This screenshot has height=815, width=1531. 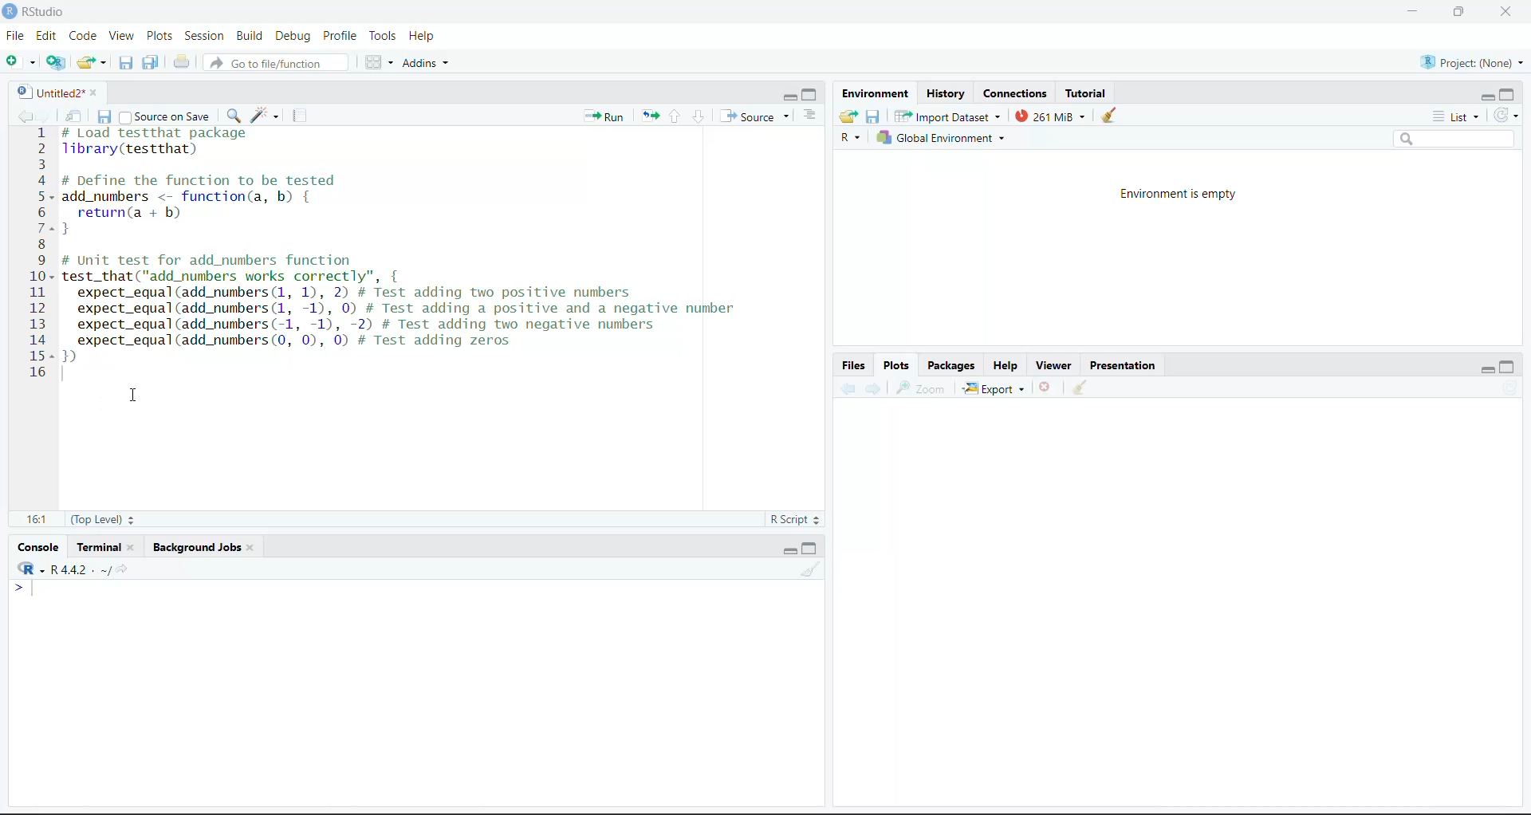 I want to click on Backward, so click(x=847, y=387).